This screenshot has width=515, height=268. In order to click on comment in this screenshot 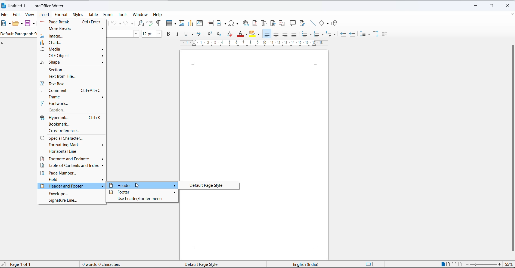, I will do `click(71, 90)`.